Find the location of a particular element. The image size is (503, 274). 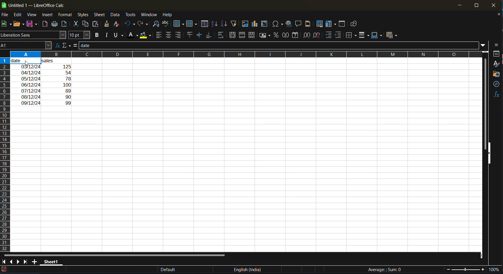

autofilter is located at coordinates (233, 24).